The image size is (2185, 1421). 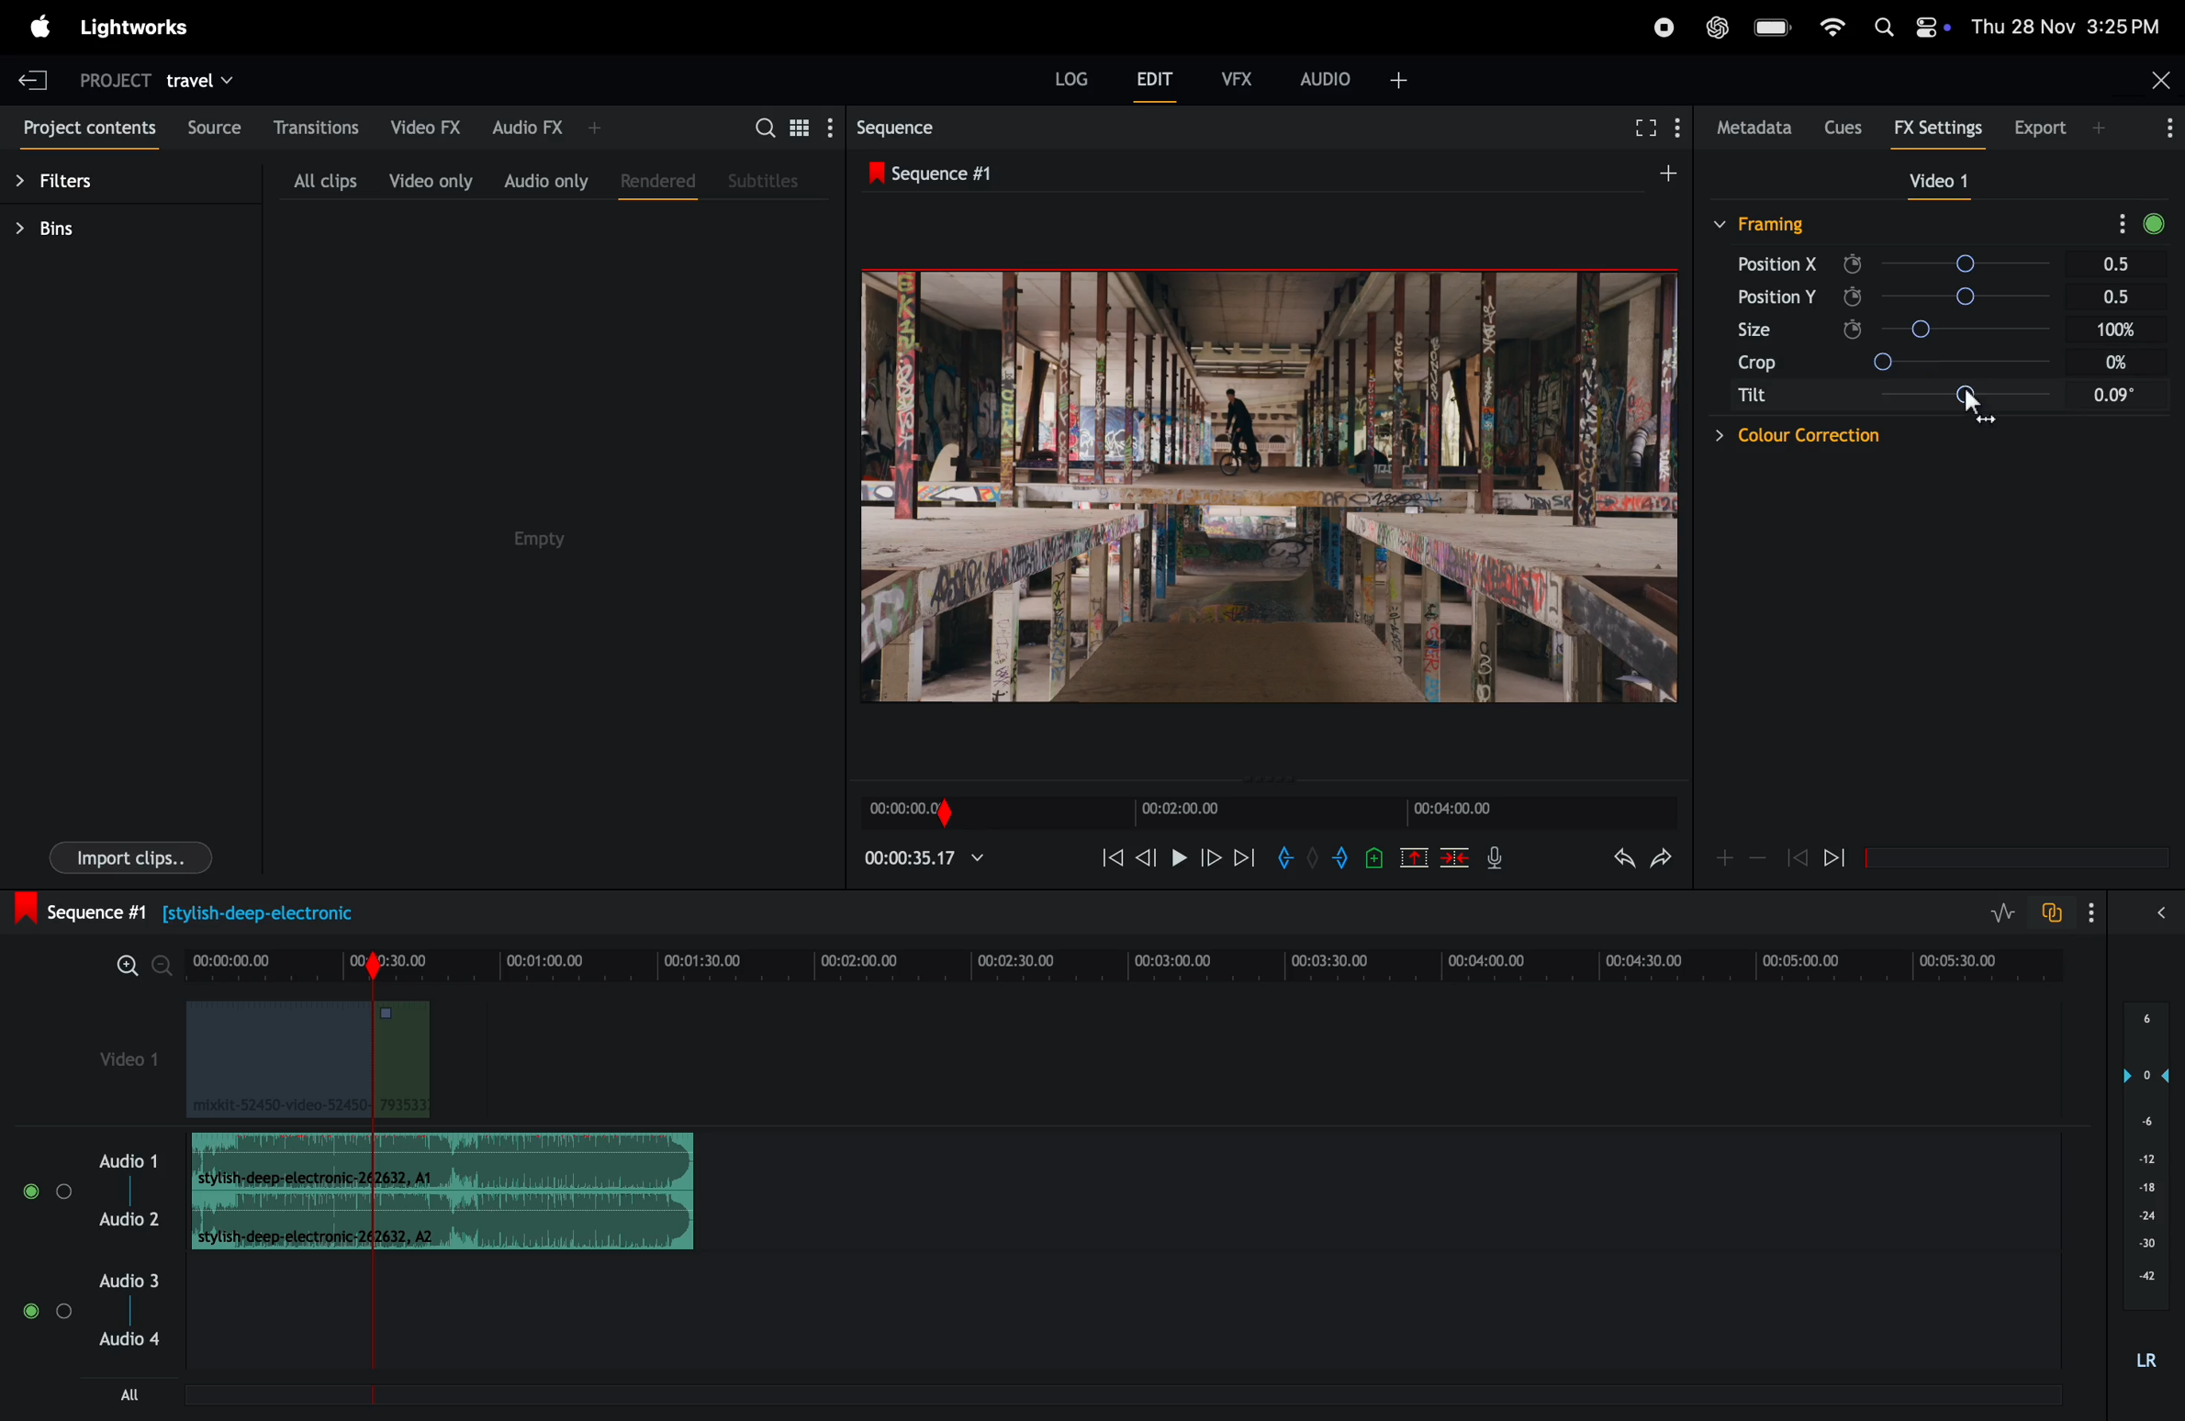 I want to click on toggle bypass, so click(x=2154, y=220).